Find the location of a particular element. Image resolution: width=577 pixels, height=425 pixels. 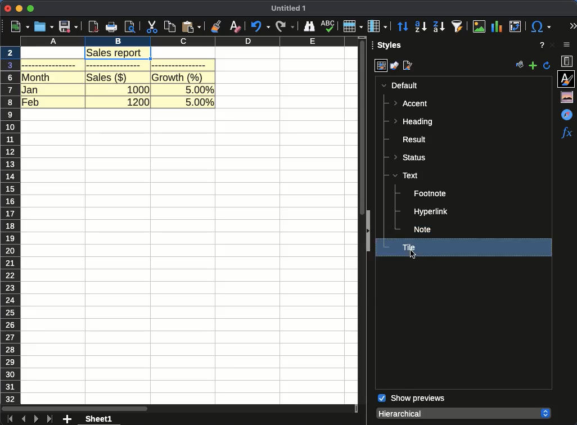

undo is located at coordinates (259, 26).